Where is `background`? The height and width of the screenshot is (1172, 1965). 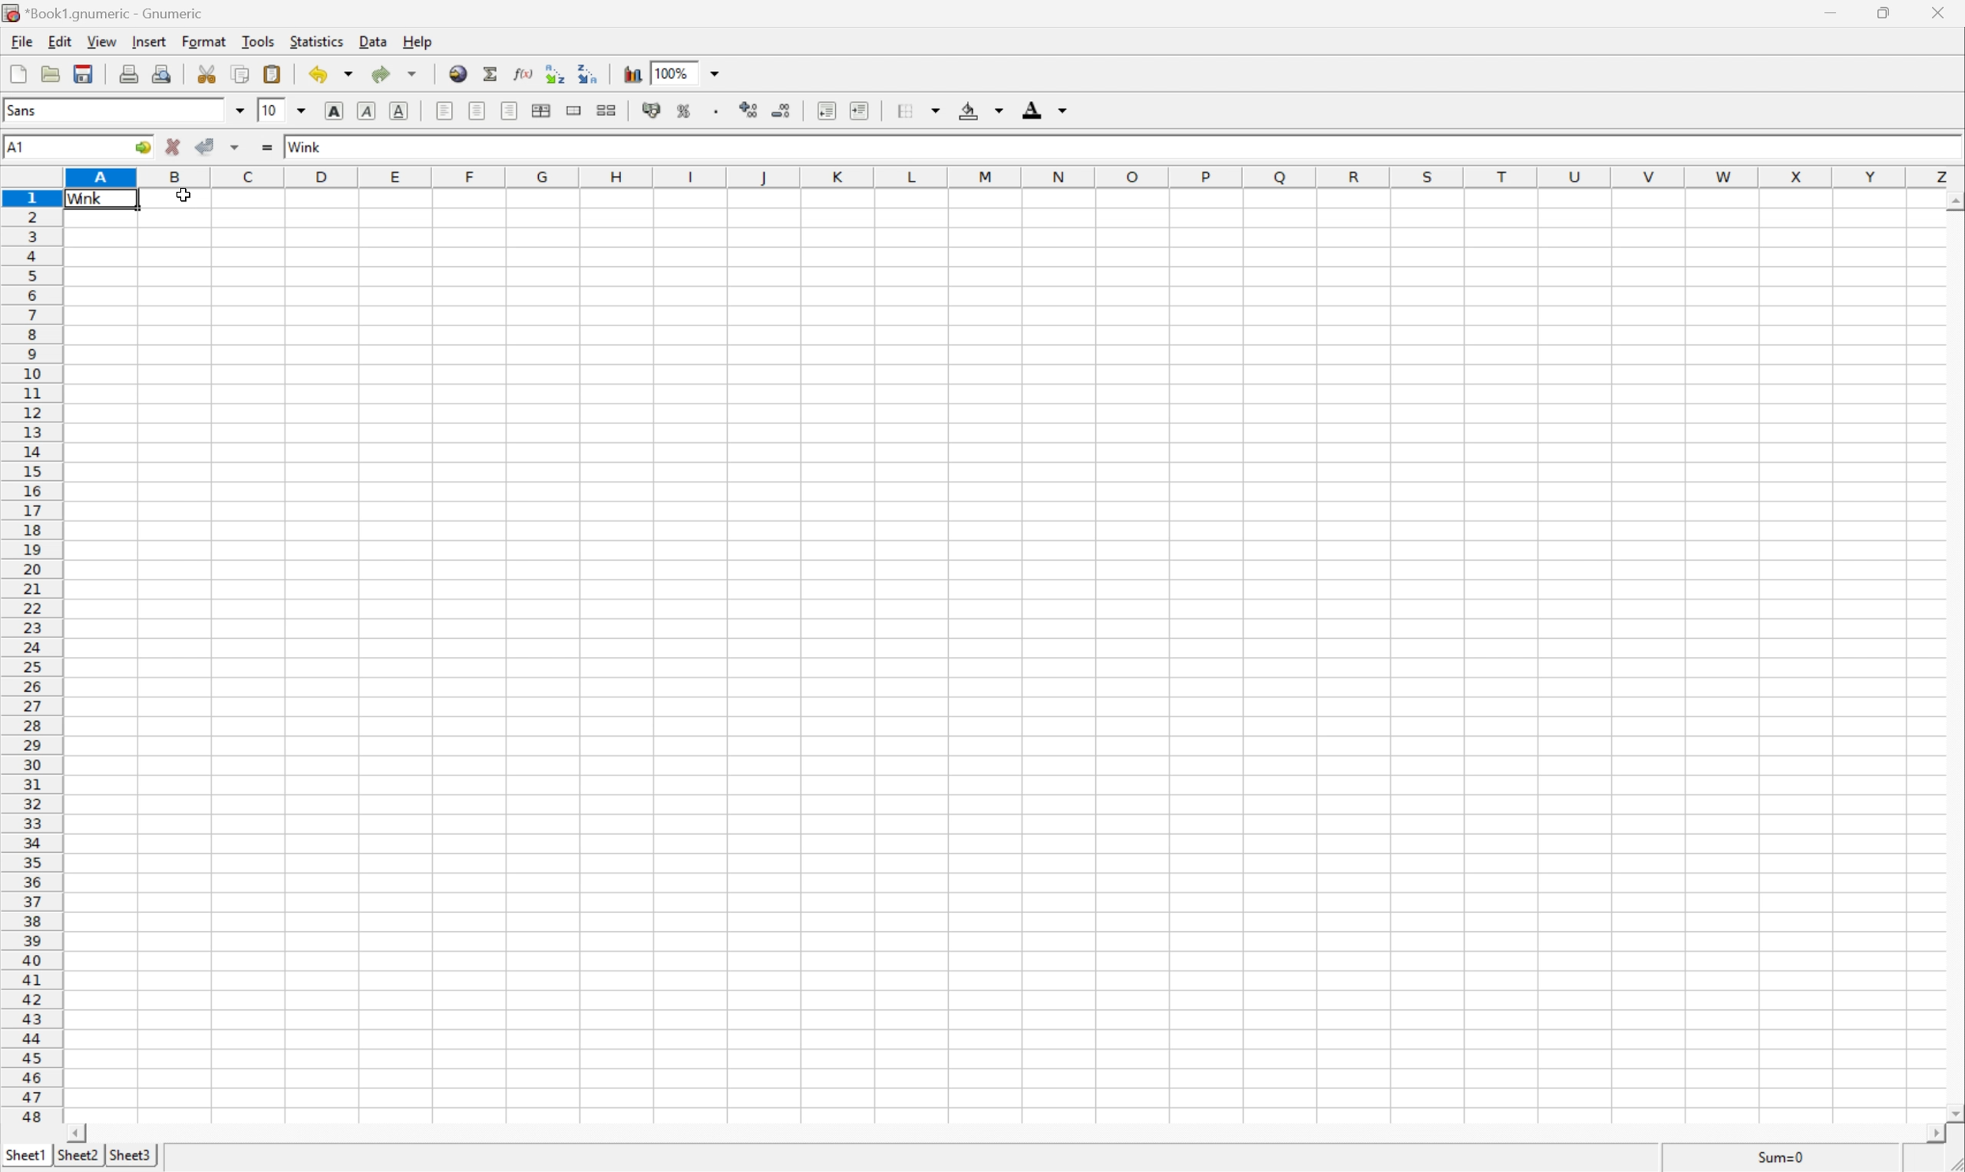
background is located at coordinates (981, 107).